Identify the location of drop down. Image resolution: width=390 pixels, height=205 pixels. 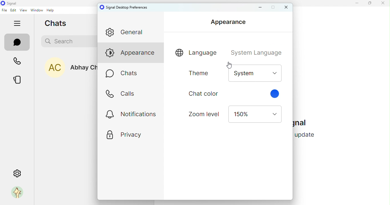
(255, 114).